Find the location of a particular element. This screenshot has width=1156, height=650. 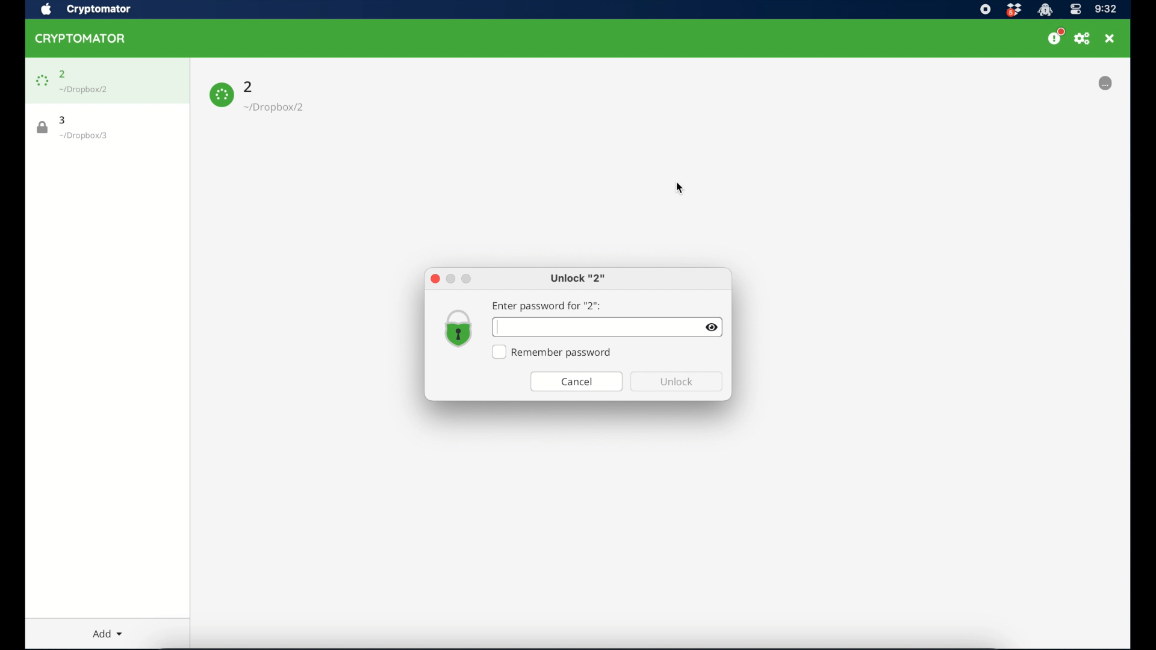

preferences is located at coordinates (1083, 39).